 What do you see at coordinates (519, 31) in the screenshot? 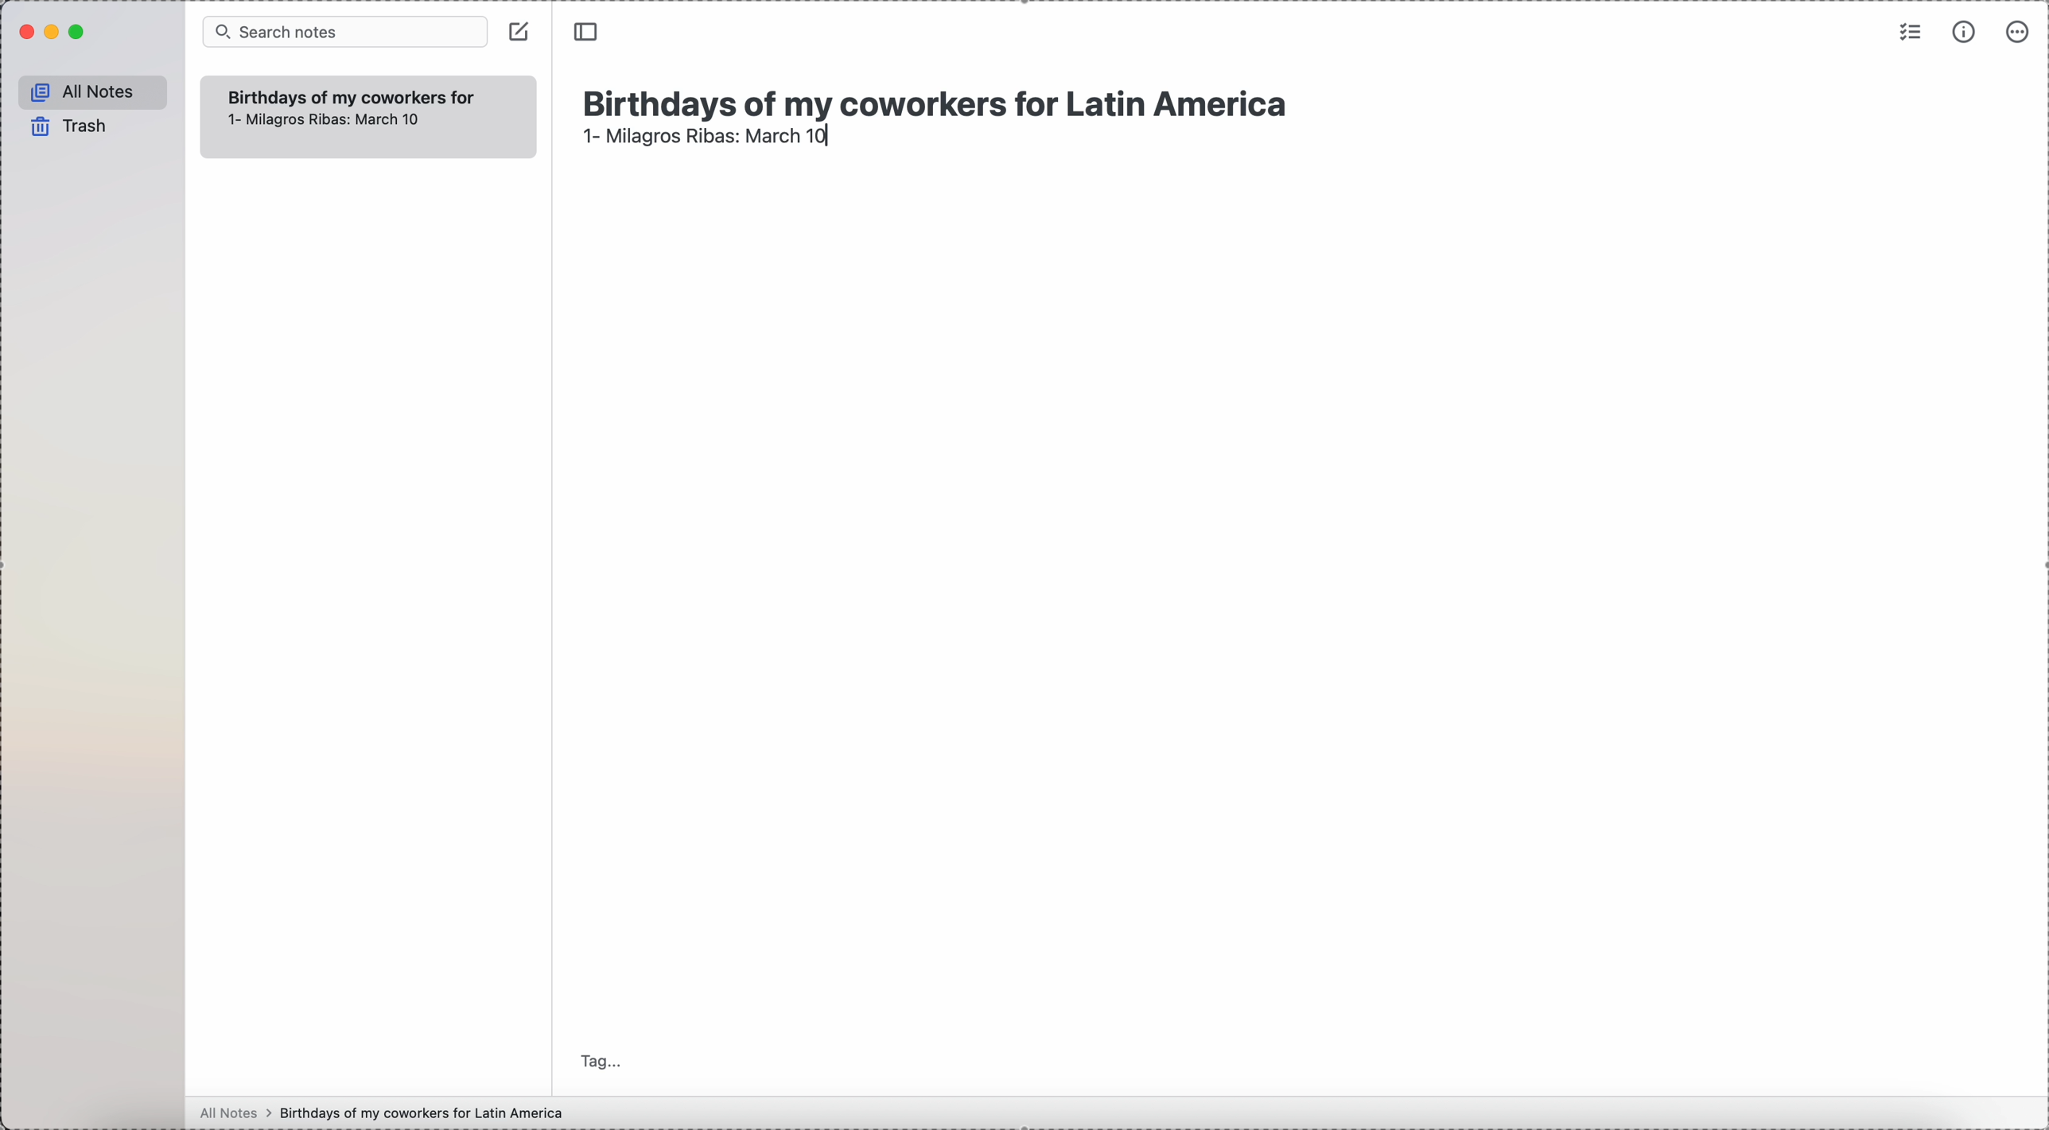
I see `create note` at bounding box center [519, 31].